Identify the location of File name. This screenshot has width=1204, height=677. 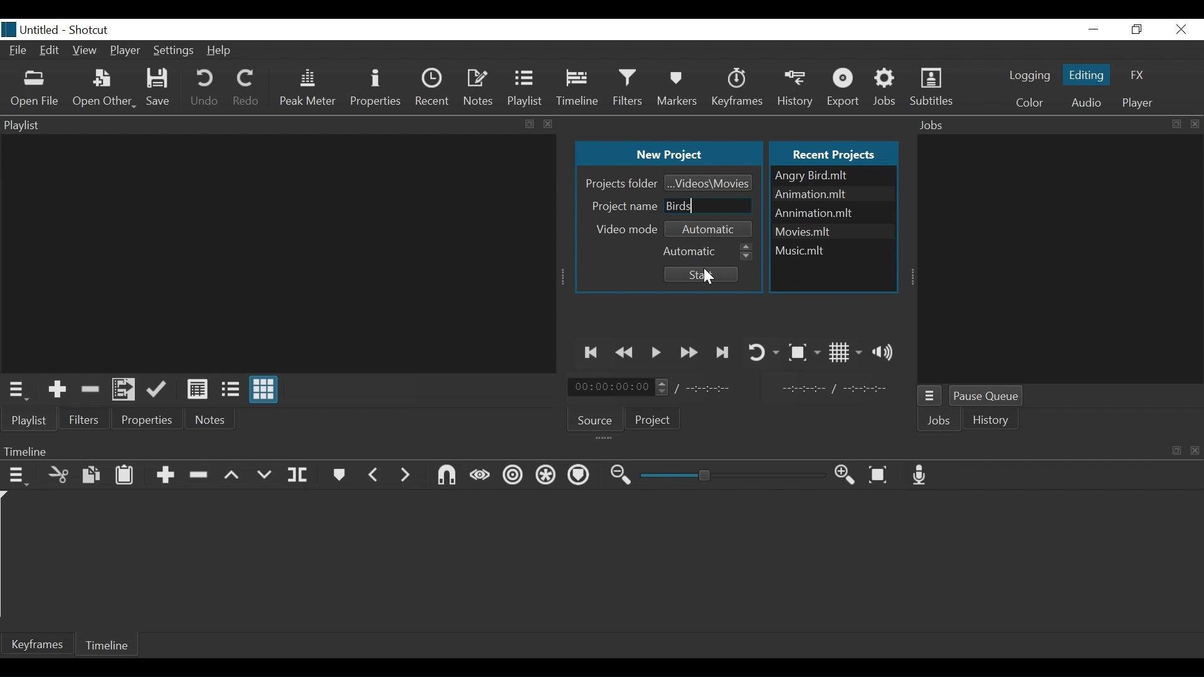
(833, 213).